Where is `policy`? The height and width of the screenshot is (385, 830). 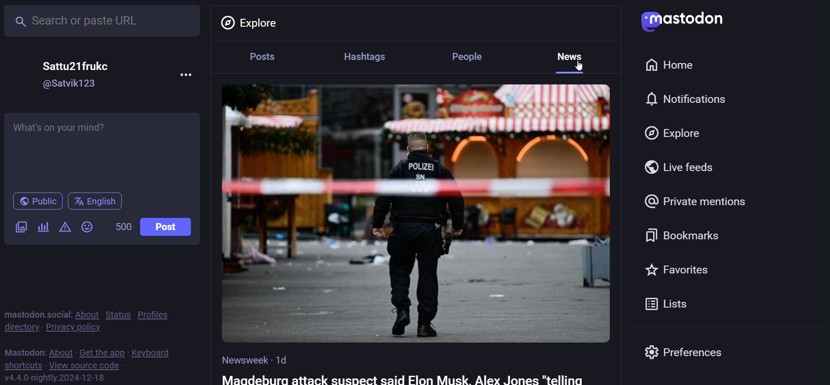 policy is located at coordinates (157, 315).